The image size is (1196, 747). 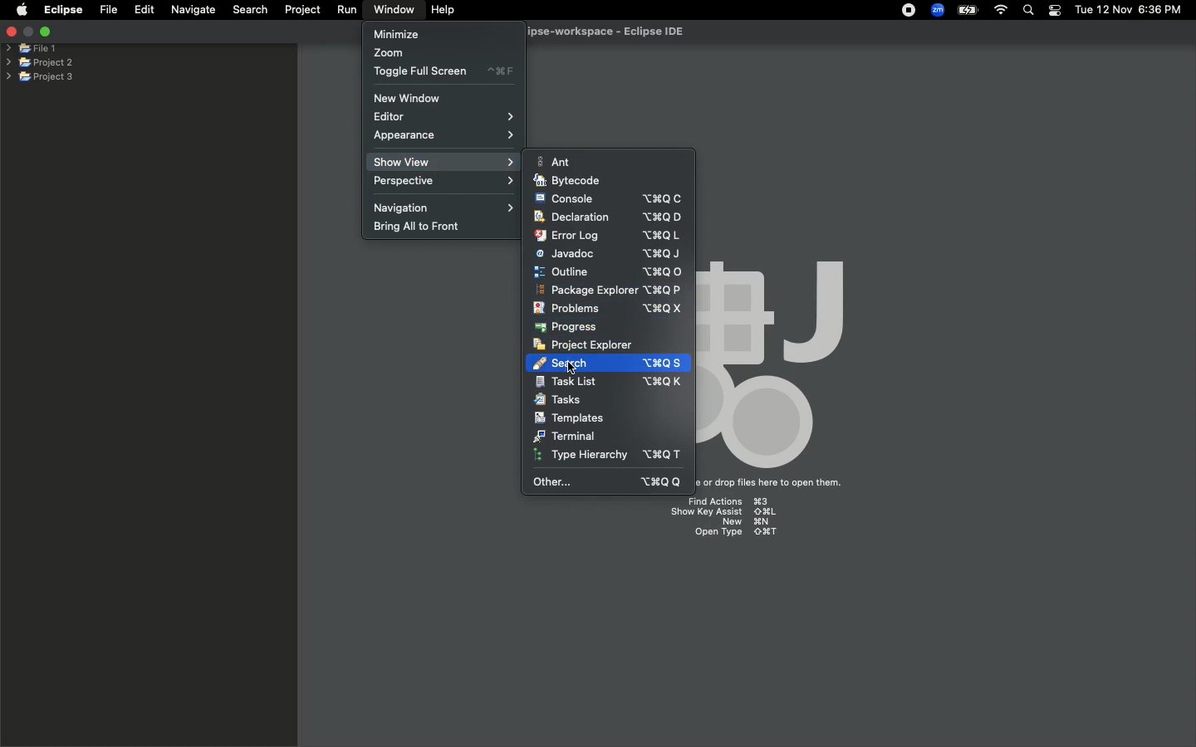 What do you see at coordinates (583, 344) in the screenshot?
I see `Project explorer` at bounding box center [583, 344].